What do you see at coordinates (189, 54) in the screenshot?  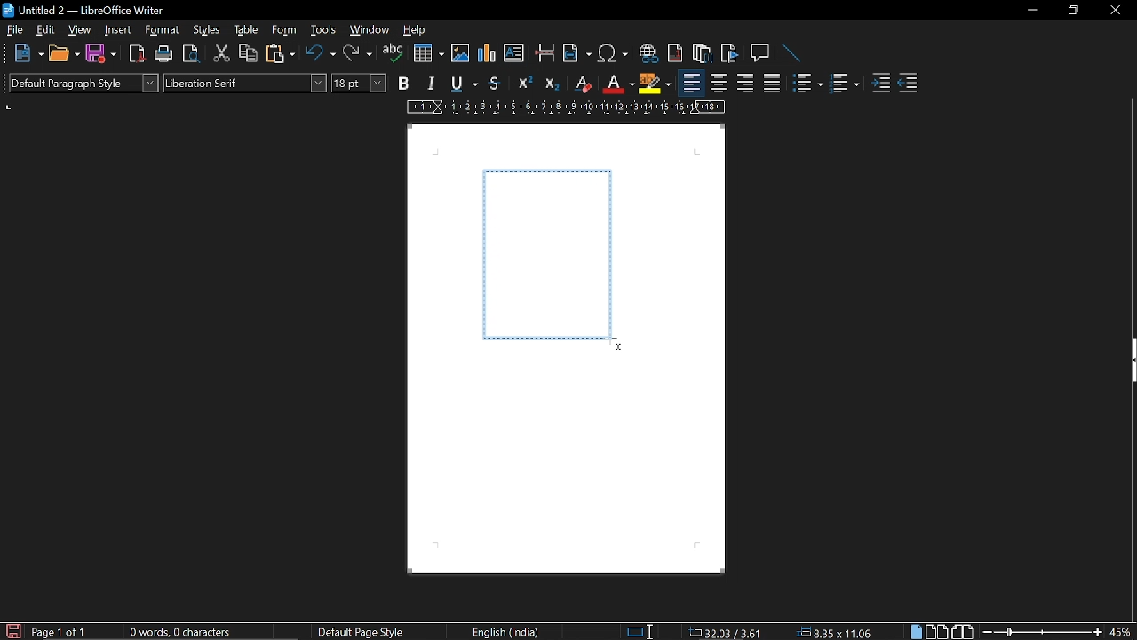 I see `toggle print preview` at bounding box center [189, 54].